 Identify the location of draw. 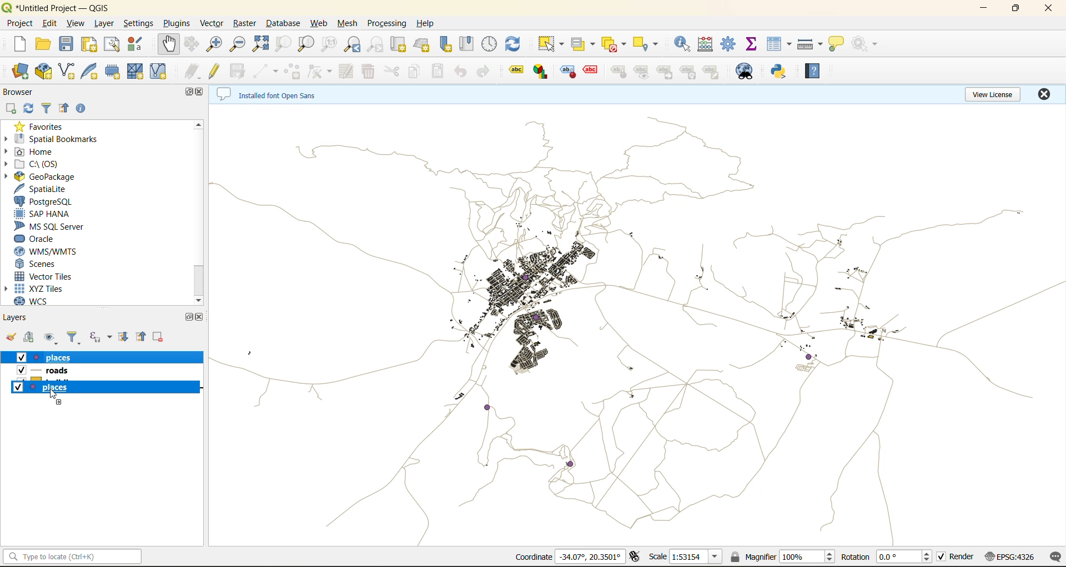
(318, 72).